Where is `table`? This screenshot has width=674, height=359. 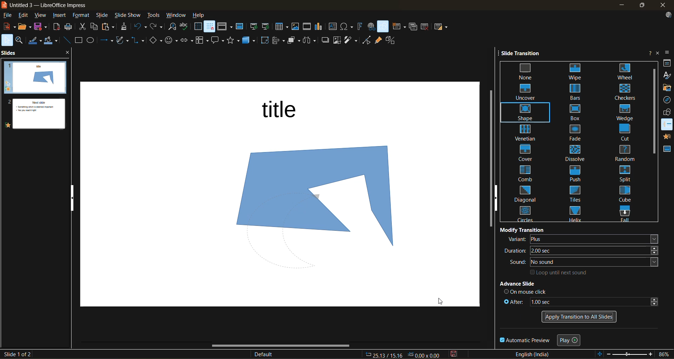
table is located at coordinates (283, 27).